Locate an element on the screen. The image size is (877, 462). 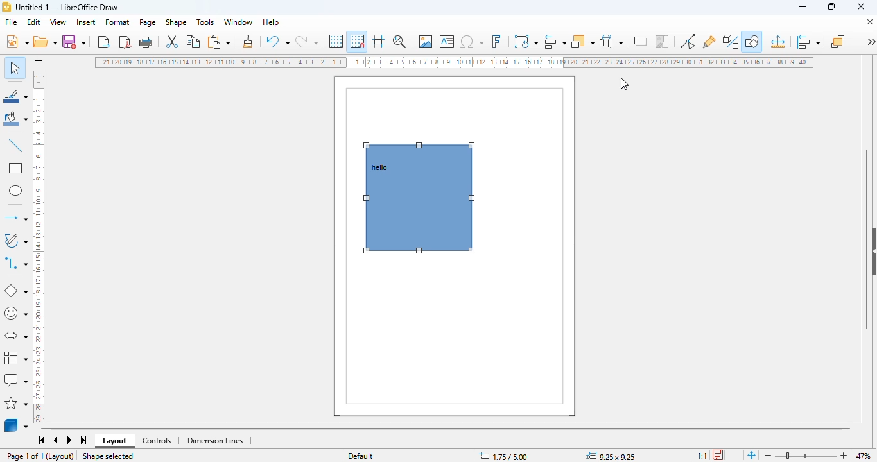
flowchart is located at coordinates (16, 357).